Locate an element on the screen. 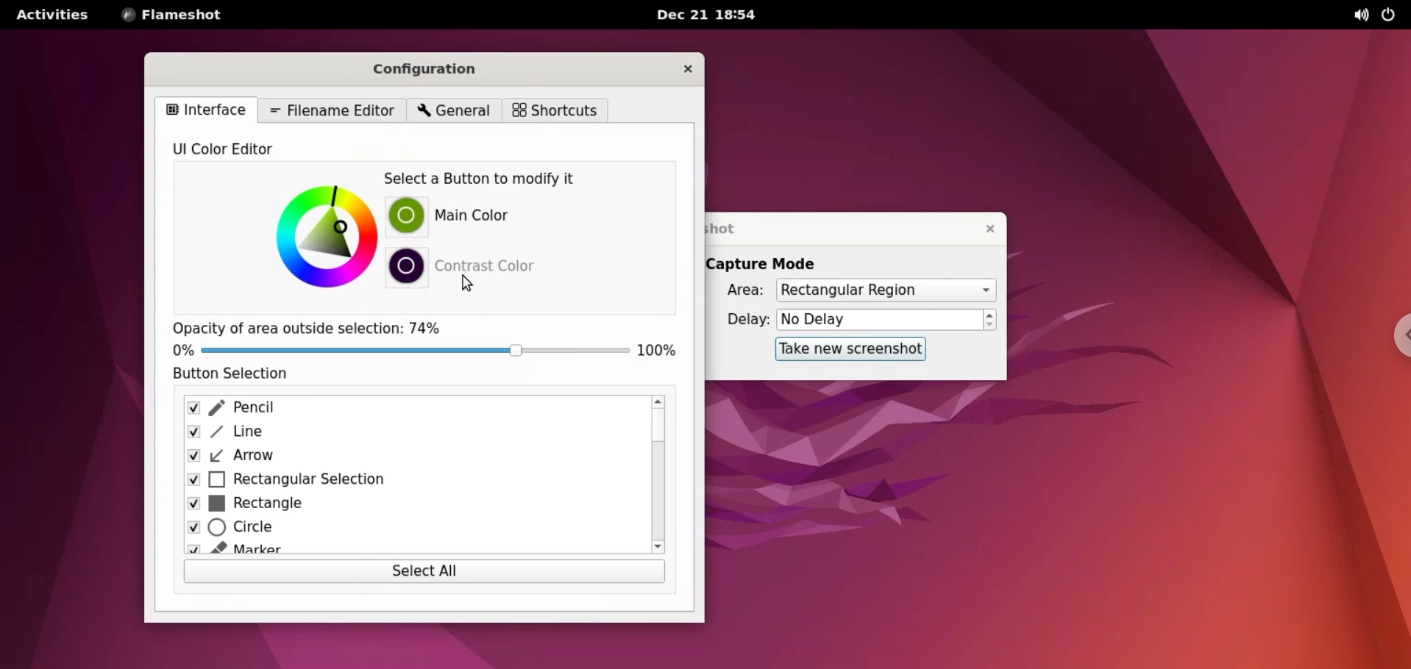 This screenshot has height=669, width=1411. general is located at coordinates (452, 112).